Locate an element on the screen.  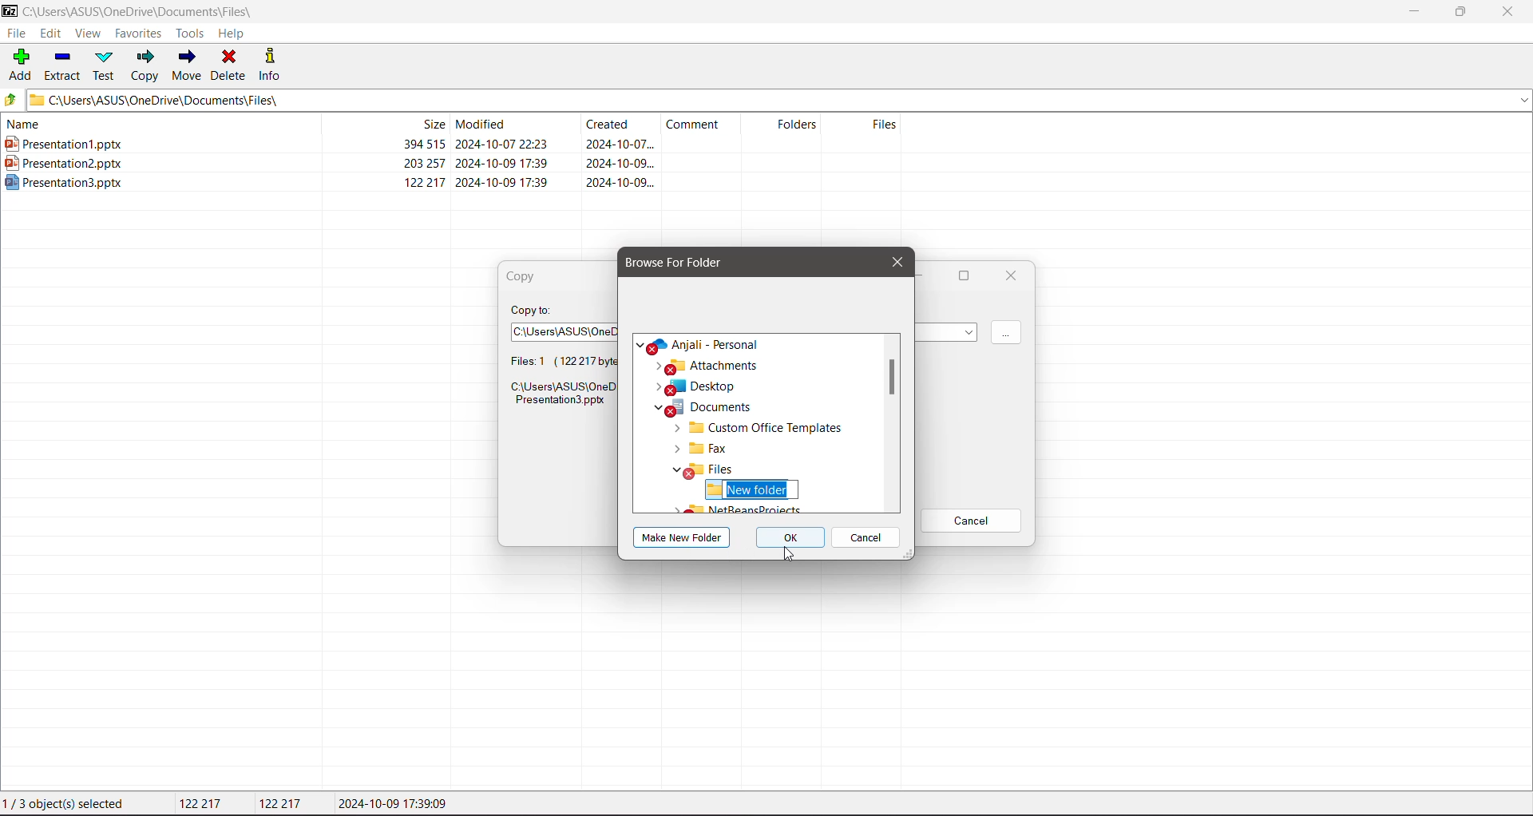
Selected file and size is located at coordinates (552, 362).